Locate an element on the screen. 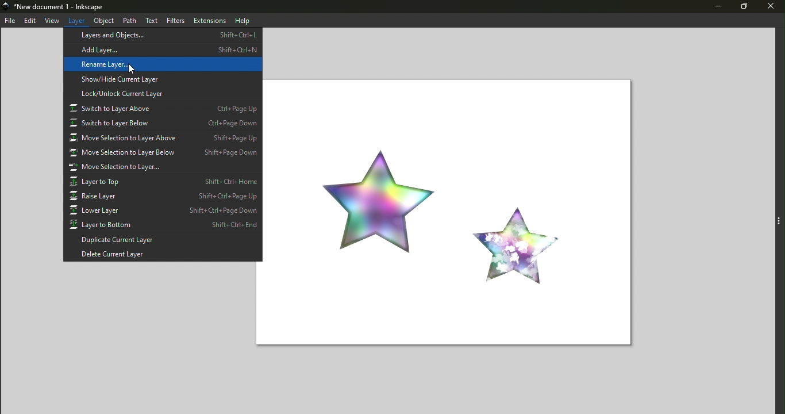 The image size is (785, 414). path is located at coordinates (129, 20).